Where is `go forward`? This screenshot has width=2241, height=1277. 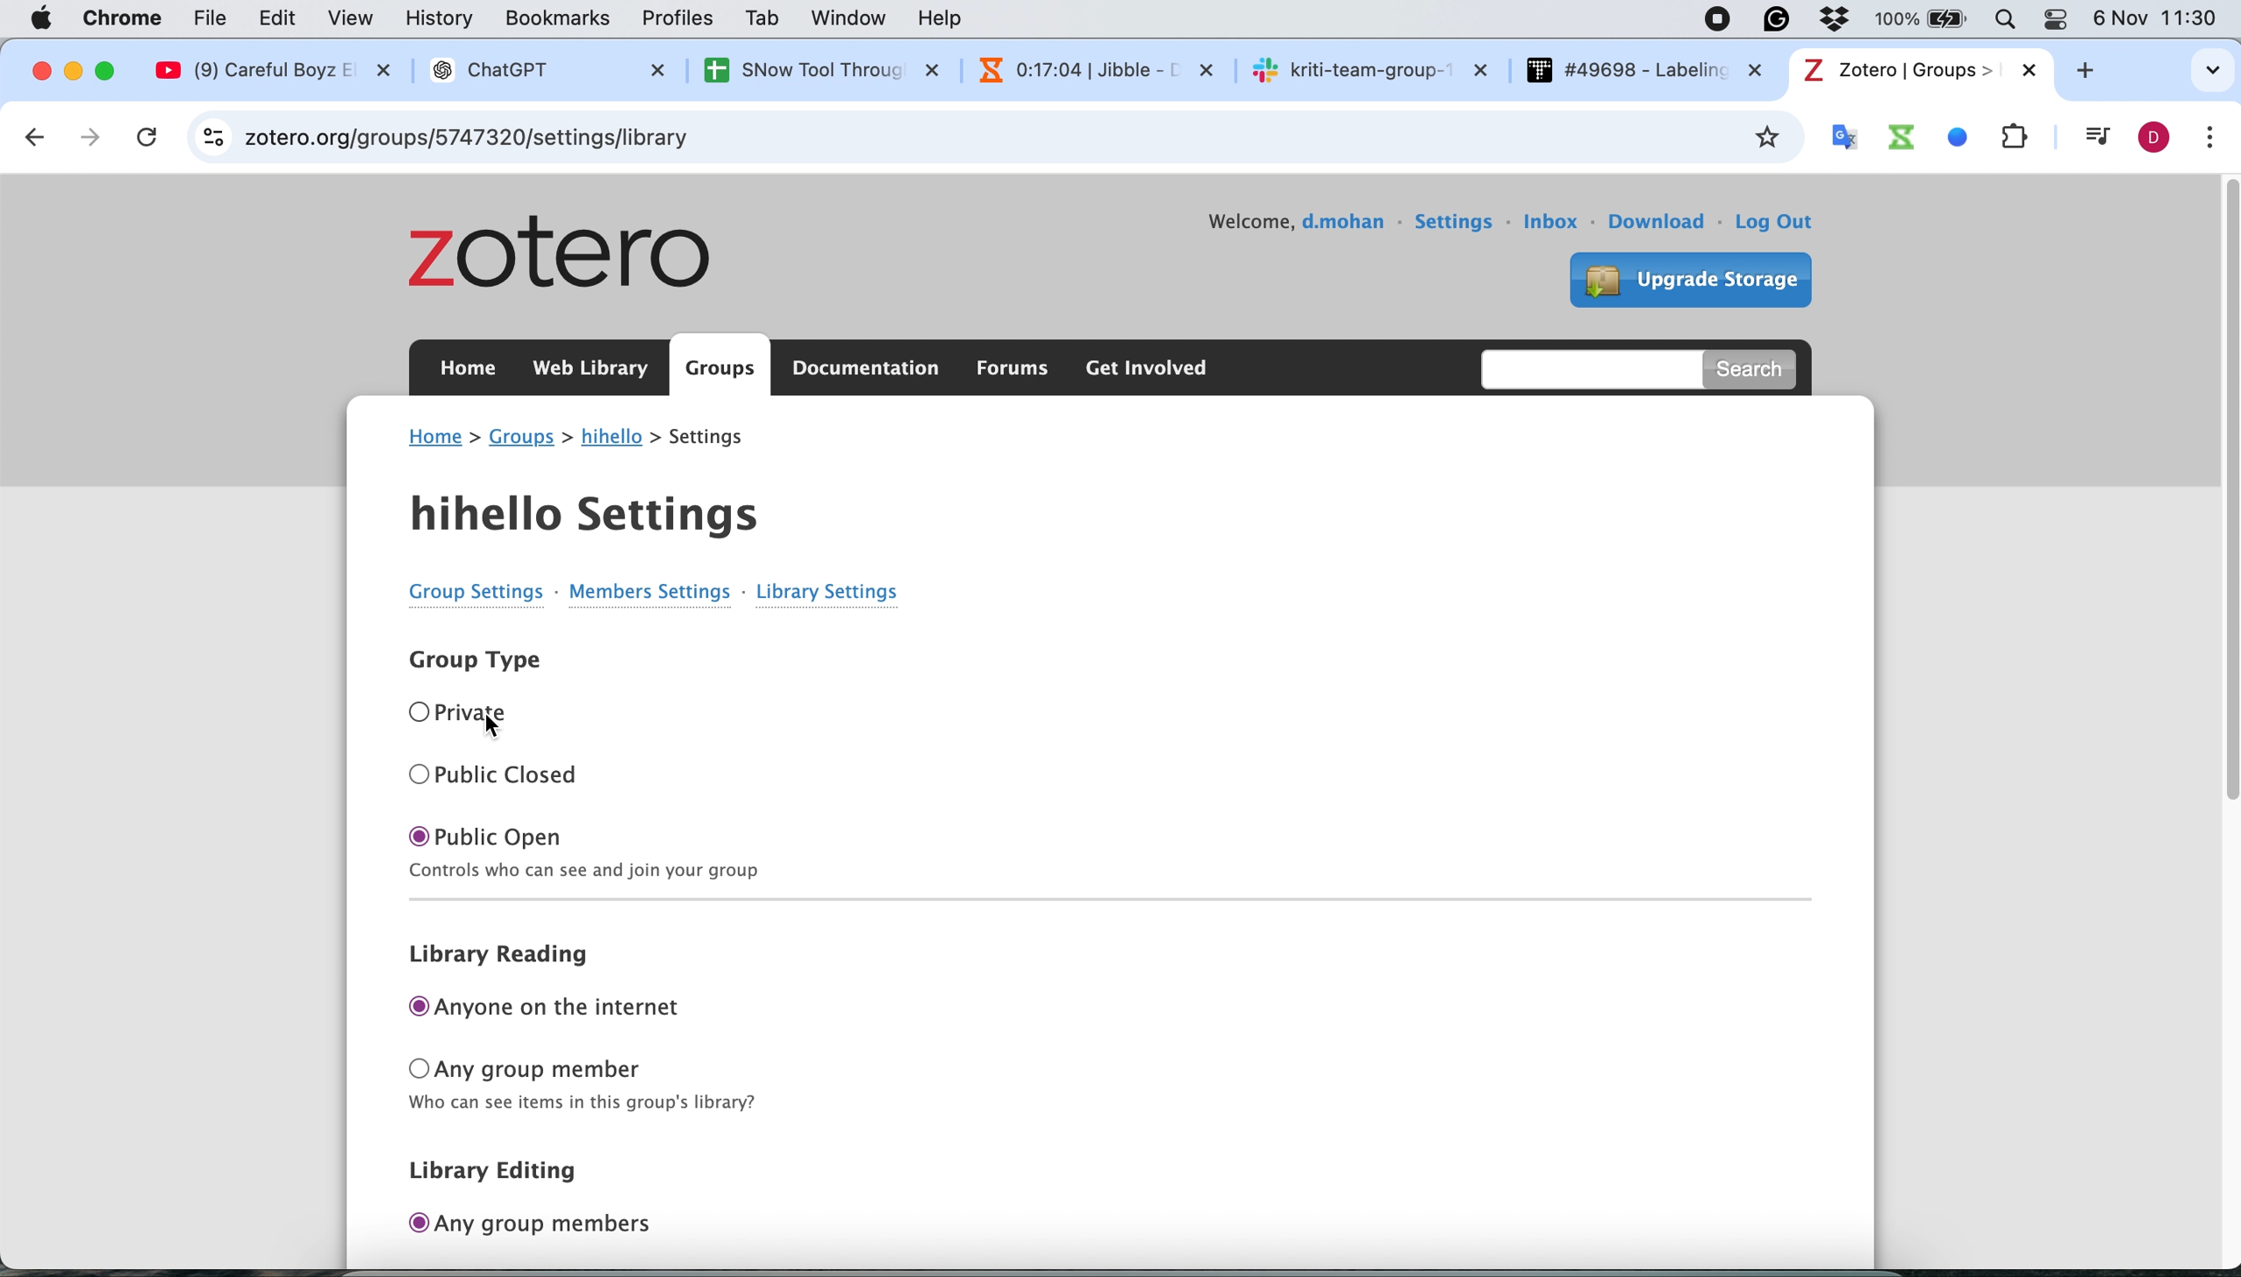 go forward is located at coordinates (94, 138).